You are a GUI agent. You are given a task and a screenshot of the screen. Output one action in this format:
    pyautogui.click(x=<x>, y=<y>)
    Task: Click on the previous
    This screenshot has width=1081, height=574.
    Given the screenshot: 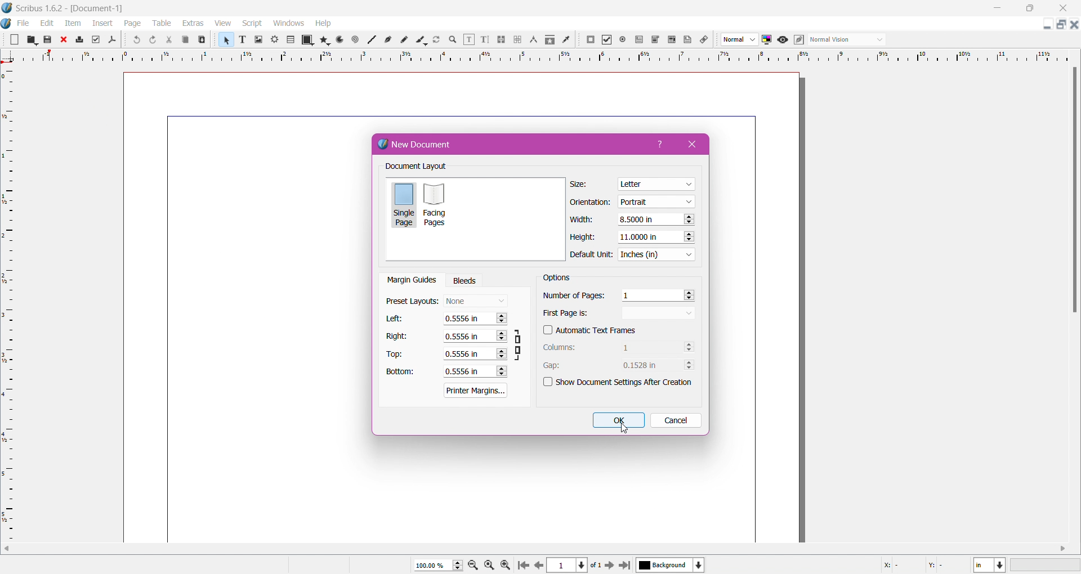 What is the action you would take?
    pyautogui.click(x=539, y=567)
    